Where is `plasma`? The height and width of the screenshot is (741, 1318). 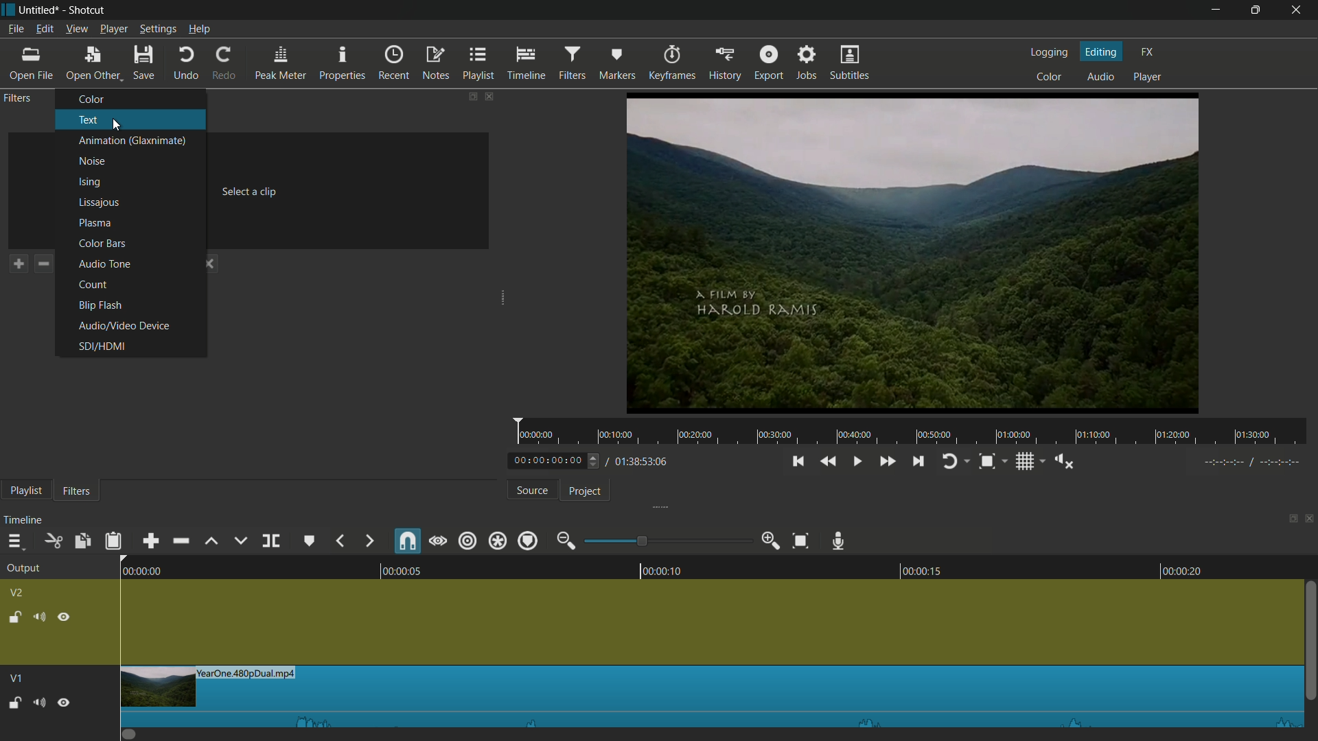
plasma is located at coordinates (93, 223).